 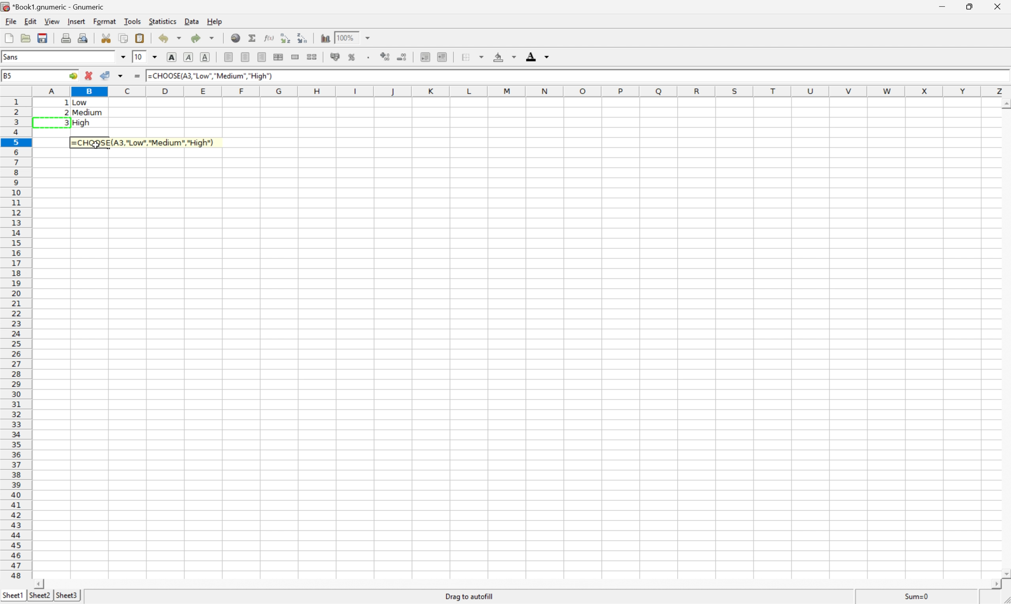 I want to click on 100%, so click(x=347, y=37).